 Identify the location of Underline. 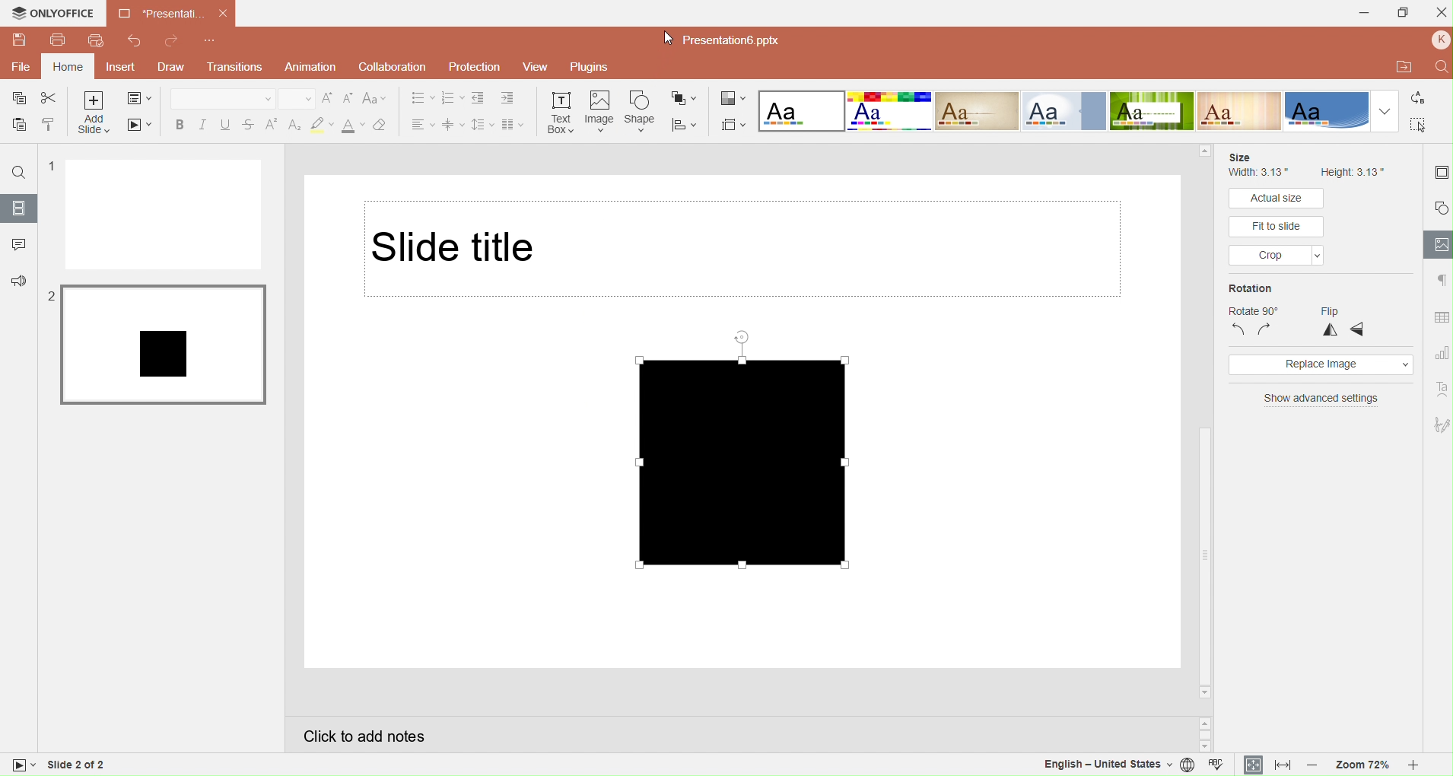
(227, 122).